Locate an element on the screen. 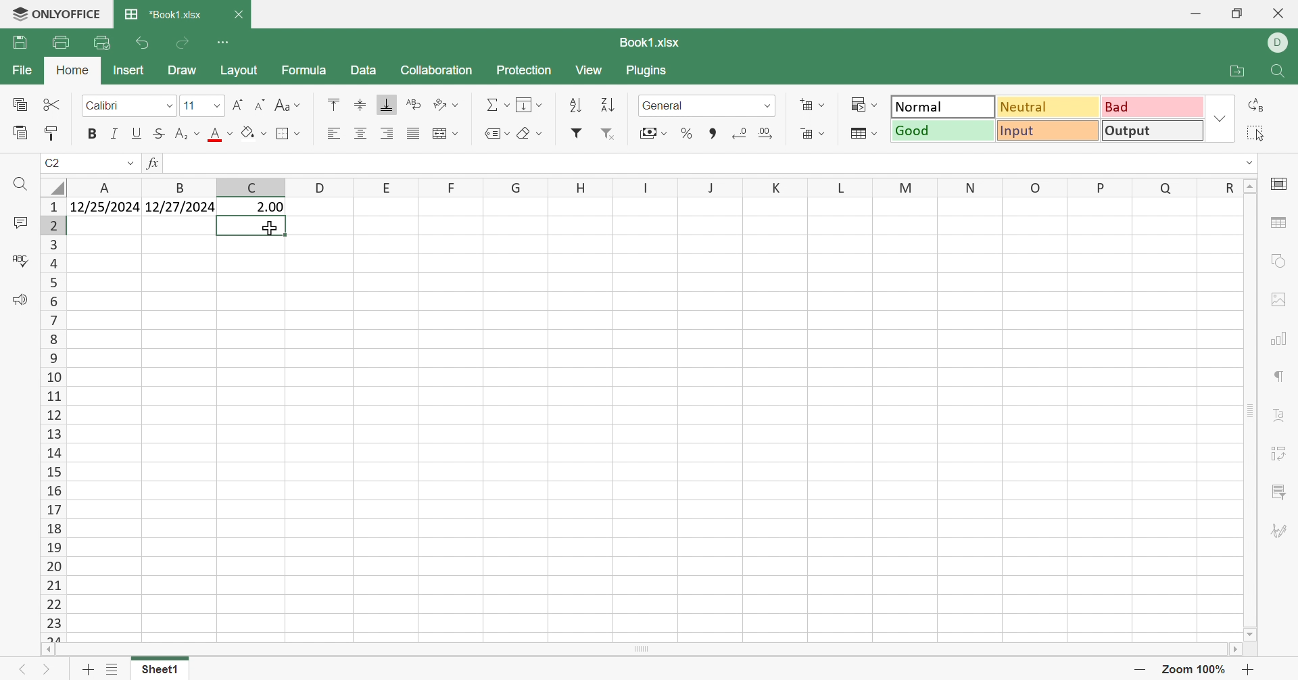 The width and height of the screenshot is (1298, 680). Undo is located at coordinates (139, 45).